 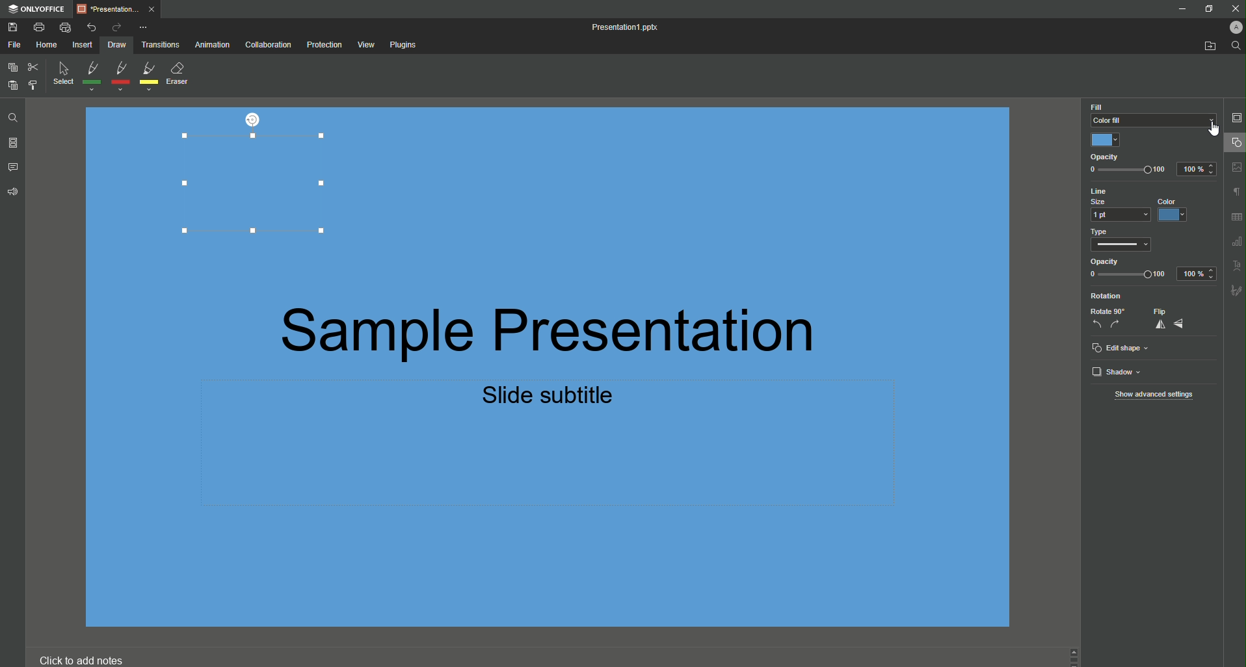 What do you see at coordinates (1100, 201) in the screenshot?
I see `Size` at bounding box center [1100, 201].